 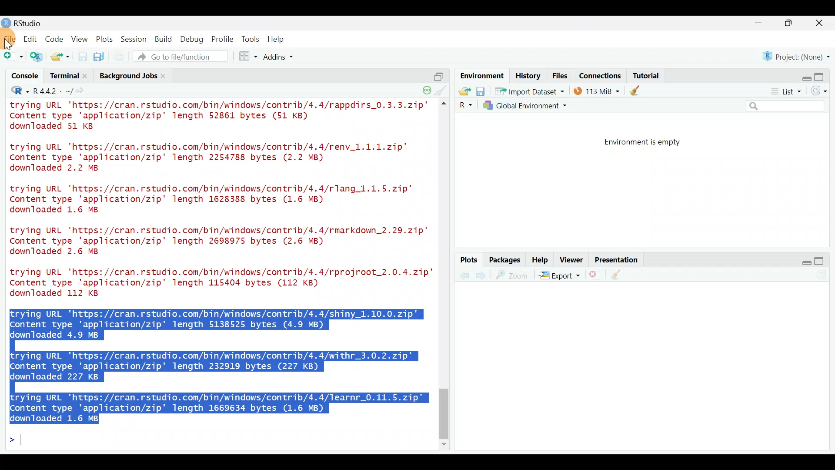 What do you see at coordinates (438, 73) in the screenshot?
I see `split` at bounding box center [438, 73].